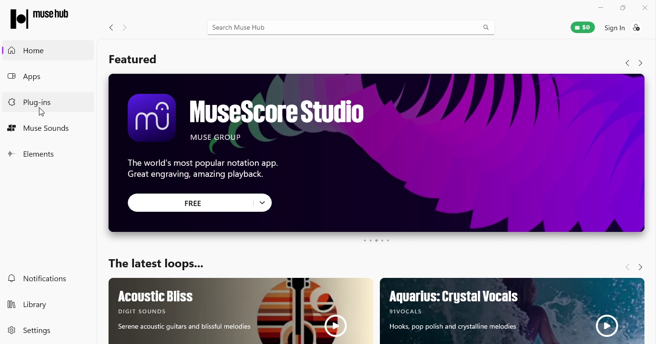 The width and height of the screenshot is (656, 344). Describe the element at coordinates (355, 30) in the screenshot. I see `Search bar` at that location.